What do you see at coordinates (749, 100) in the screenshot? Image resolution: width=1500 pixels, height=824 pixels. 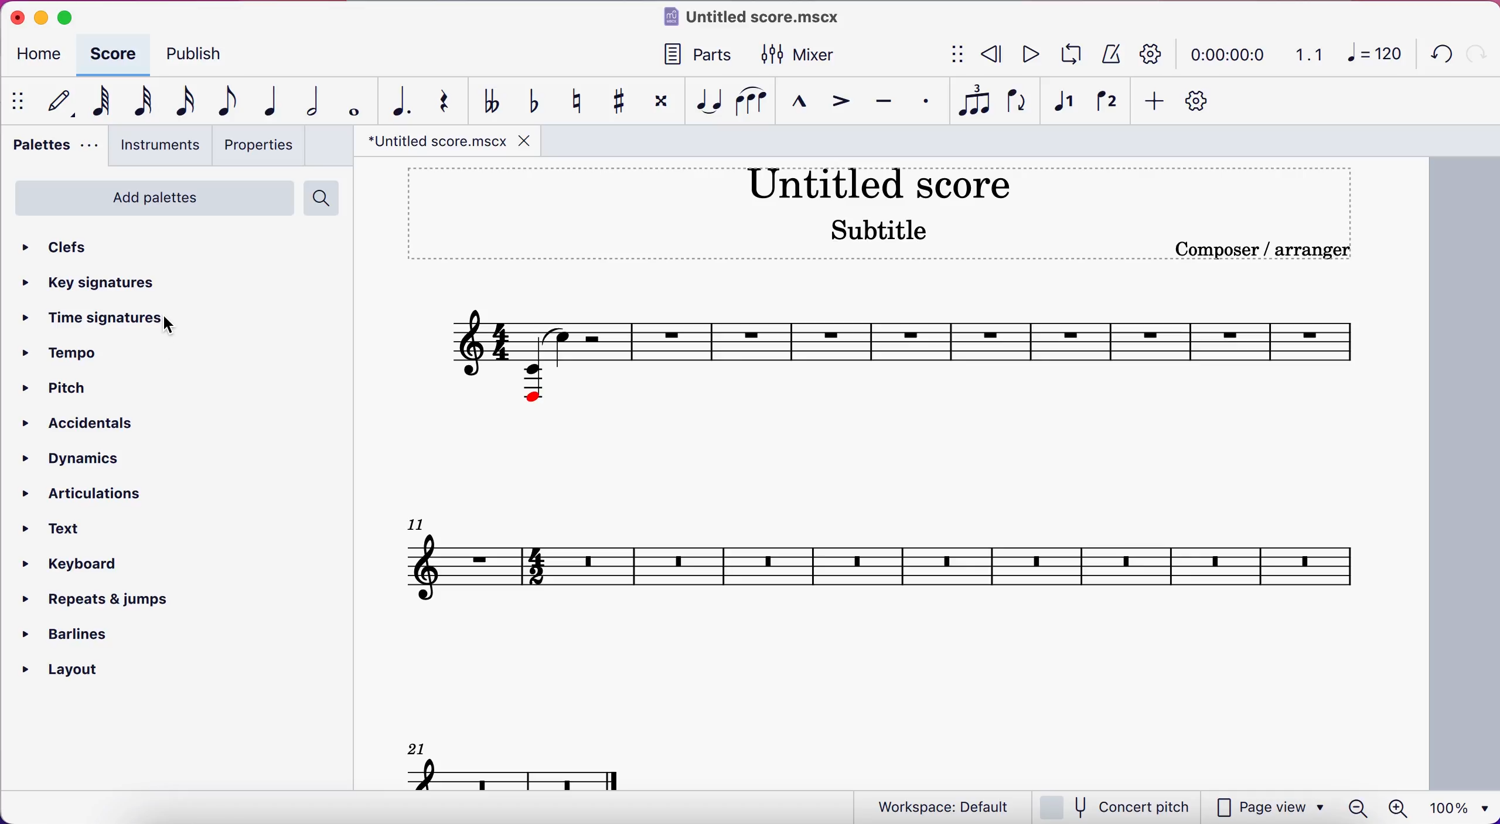 I see `slur` at bounding box center [749, 100].